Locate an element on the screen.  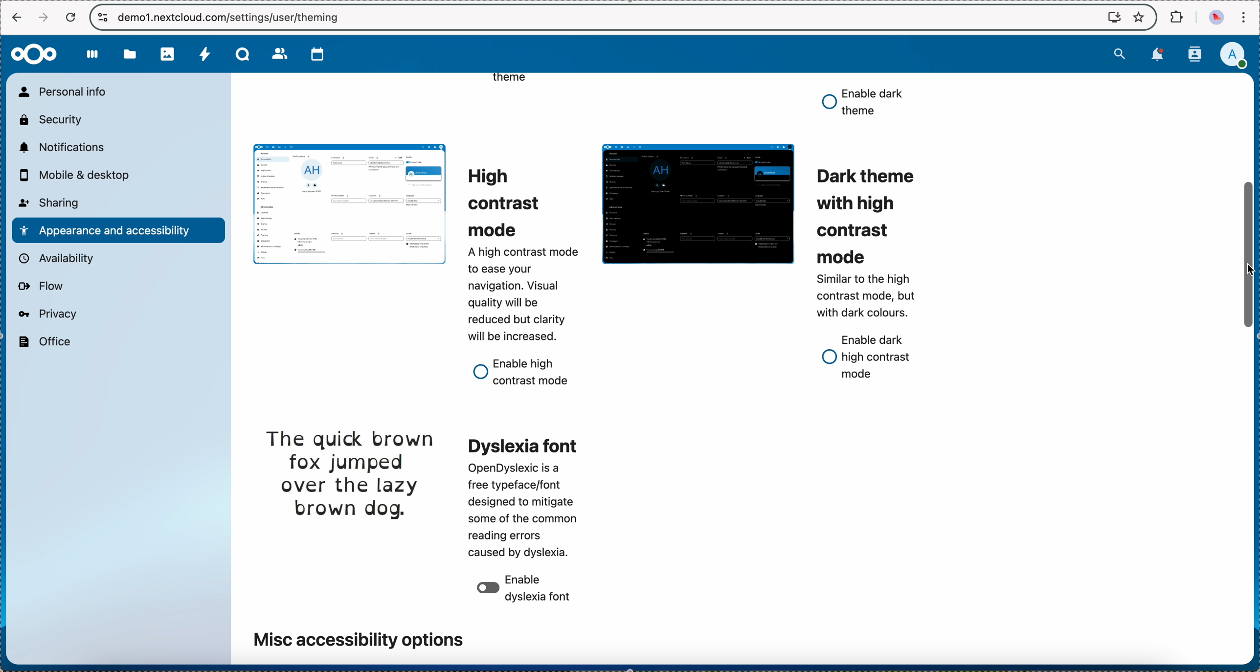
enable dark high contrast mode is located at coordinates (868, 358).